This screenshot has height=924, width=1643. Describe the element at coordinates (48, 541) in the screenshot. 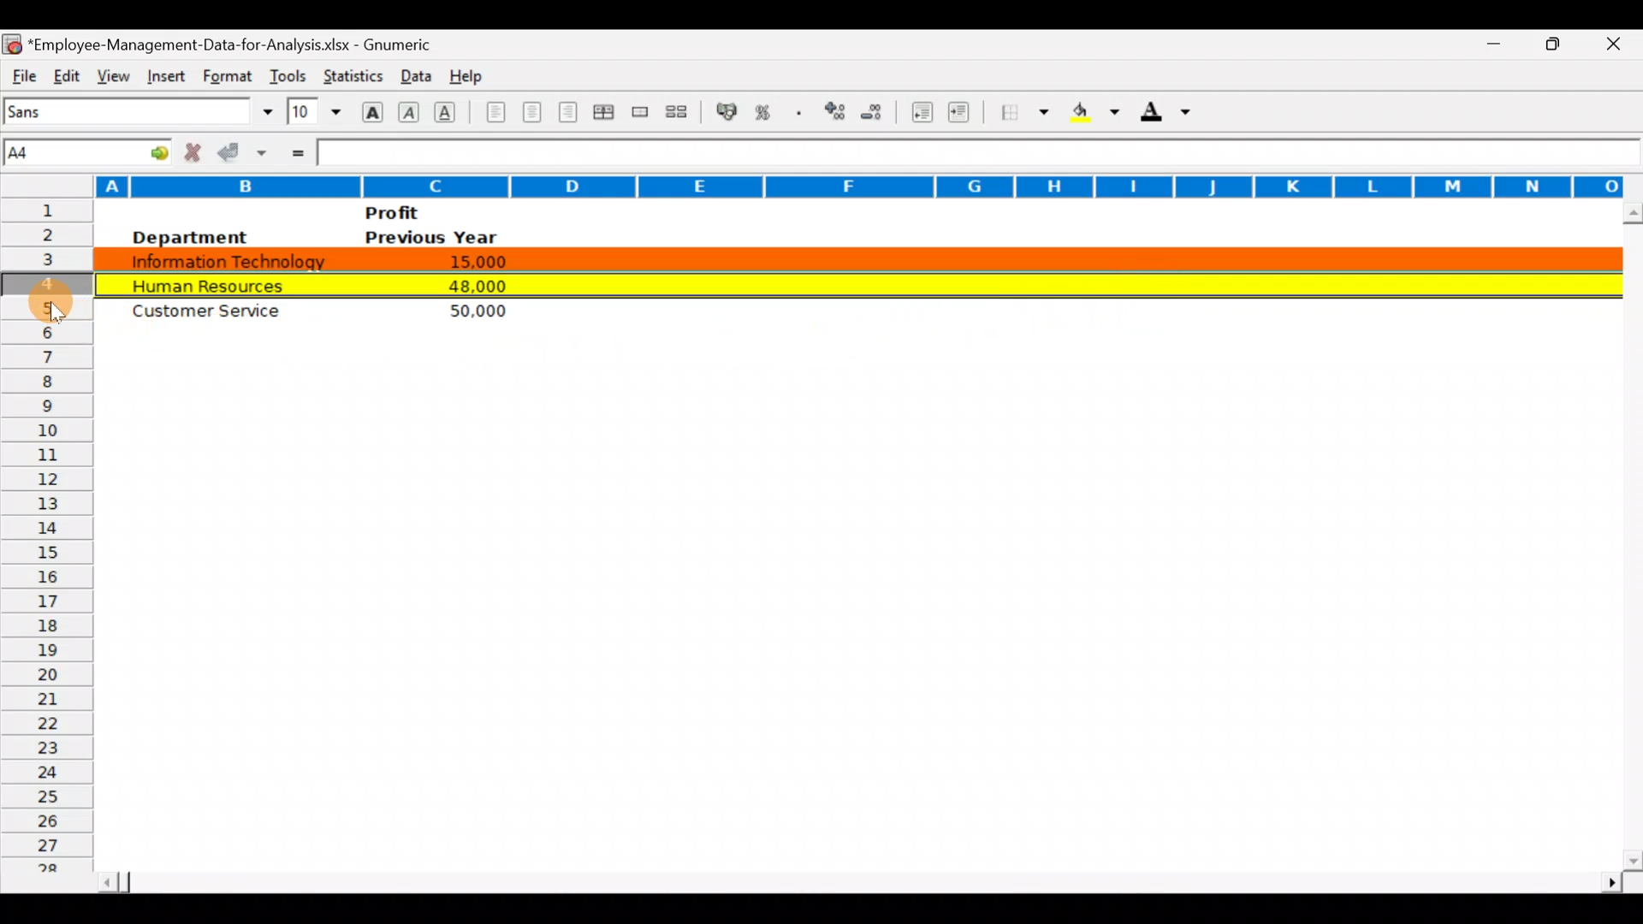

I see `Rows` at that location.